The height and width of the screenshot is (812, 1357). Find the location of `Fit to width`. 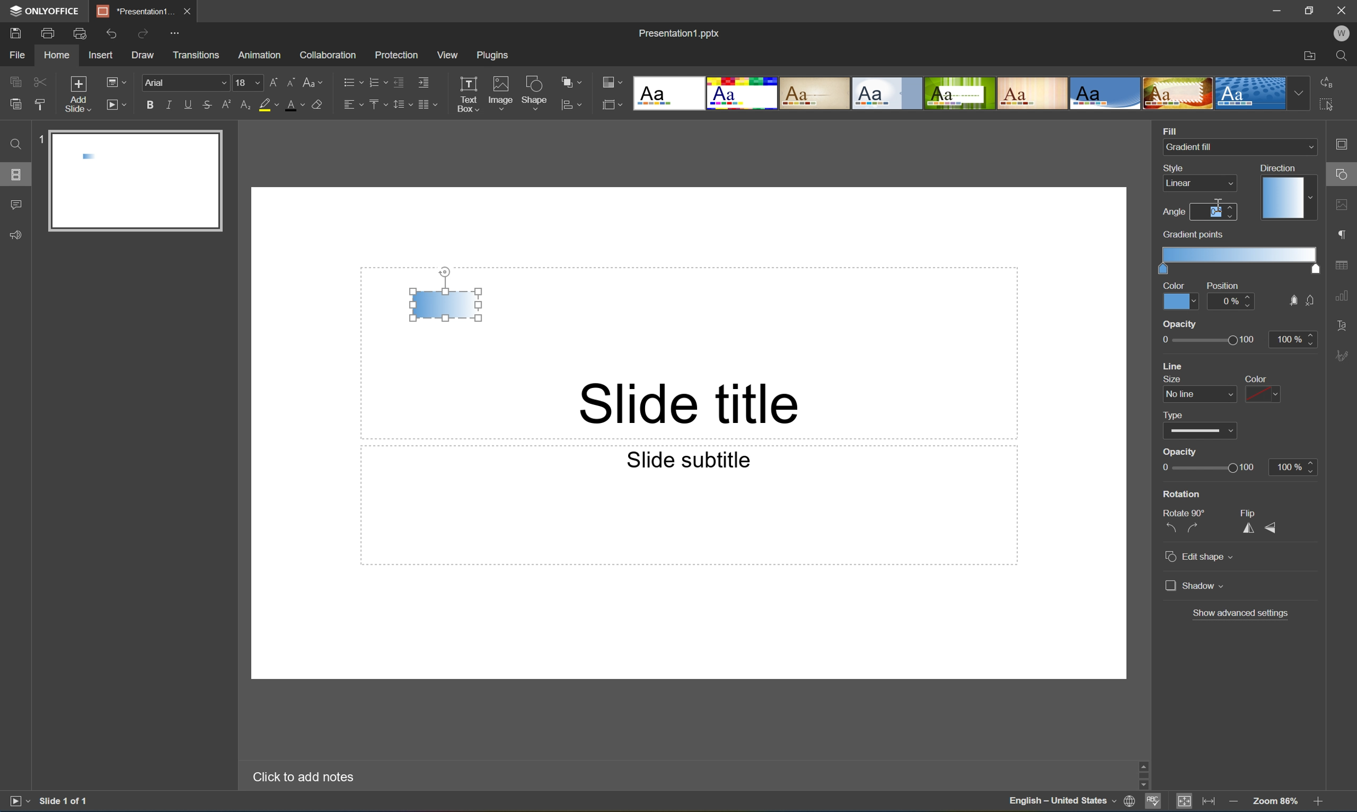

Fit to width is located at coordinates (1209, 803).